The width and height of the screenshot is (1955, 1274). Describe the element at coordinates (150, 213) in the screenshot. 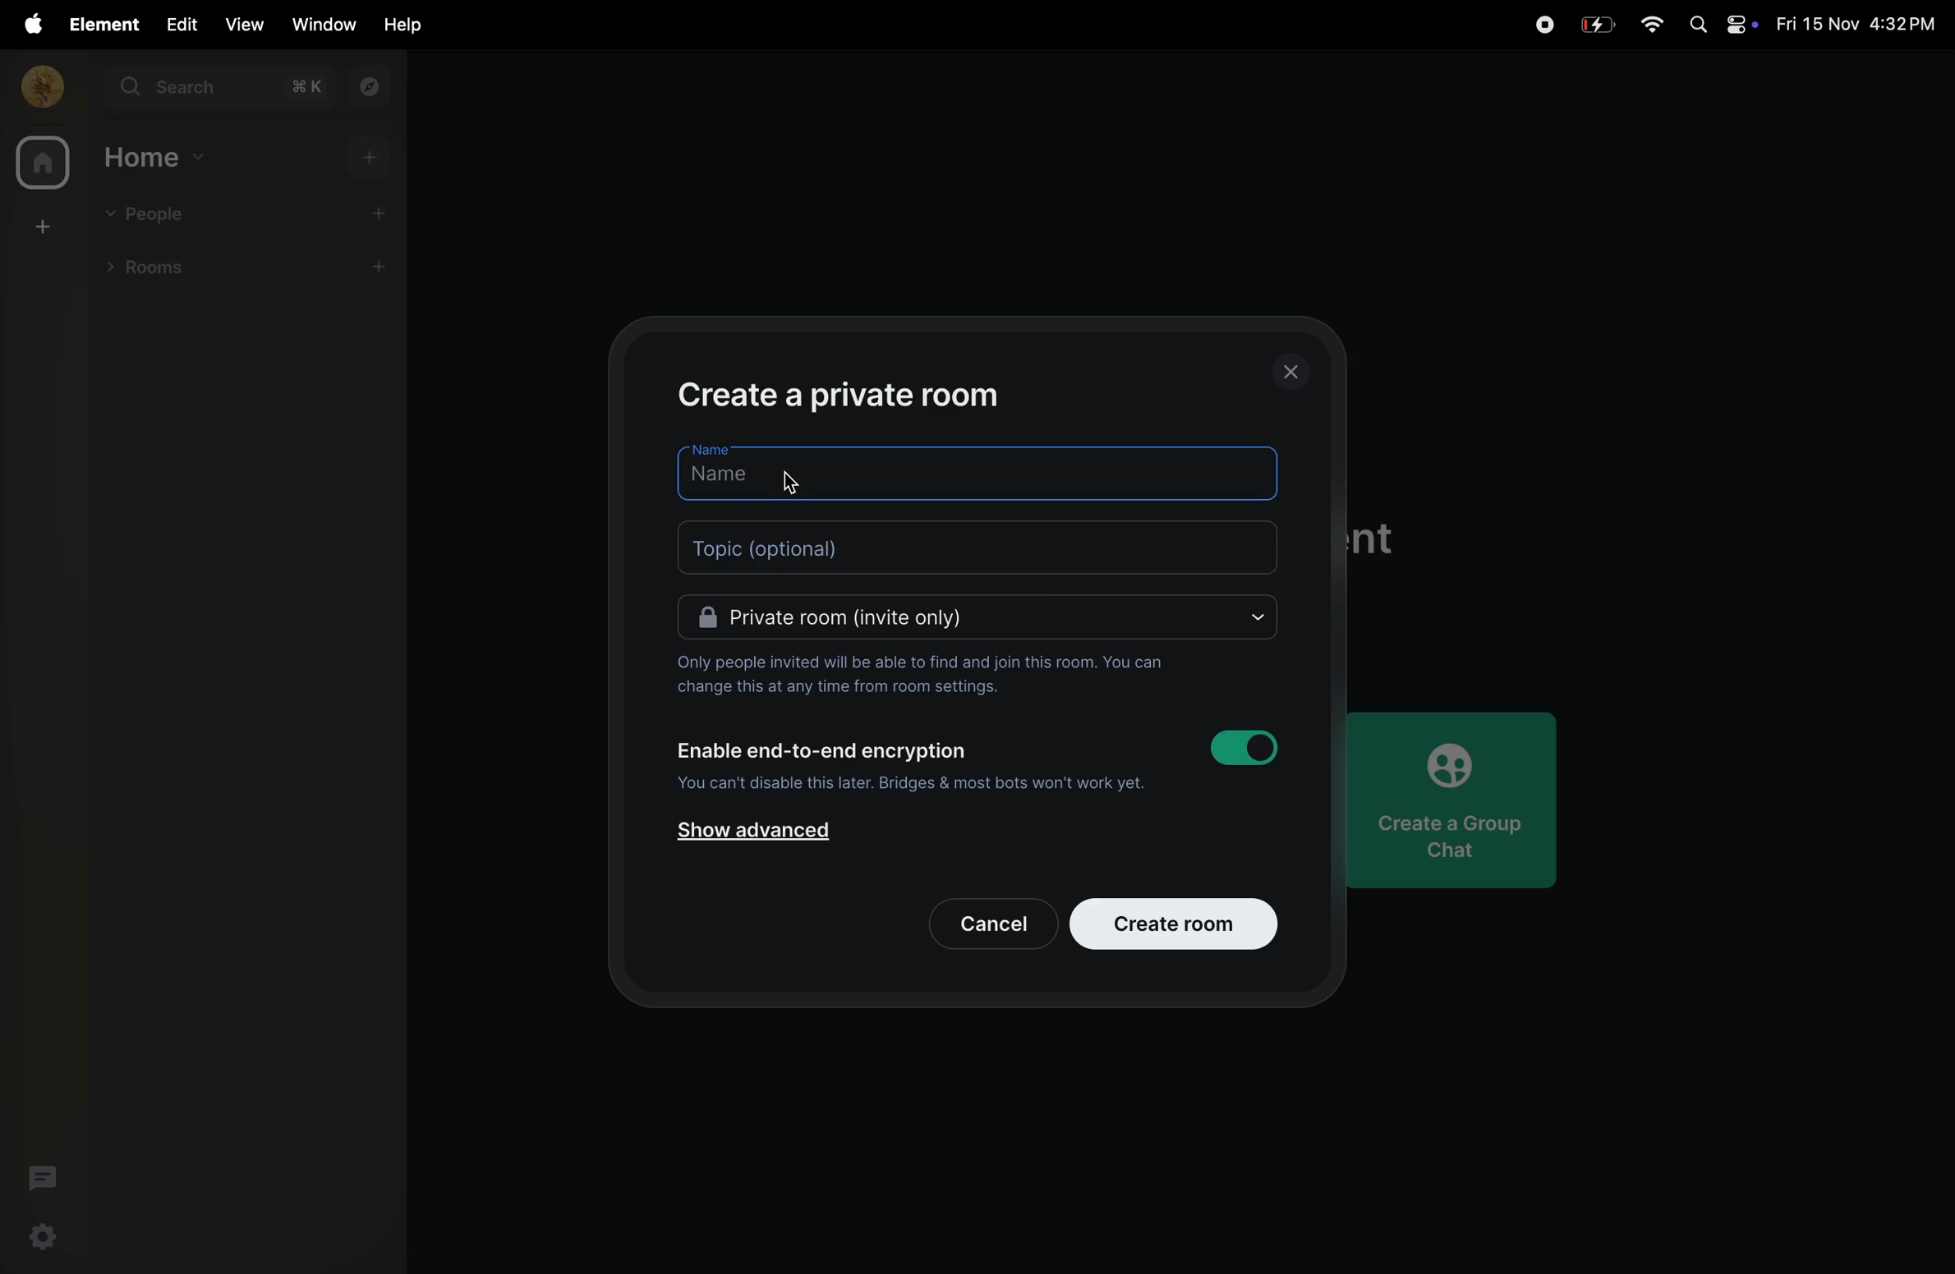

I see `people` at that location.